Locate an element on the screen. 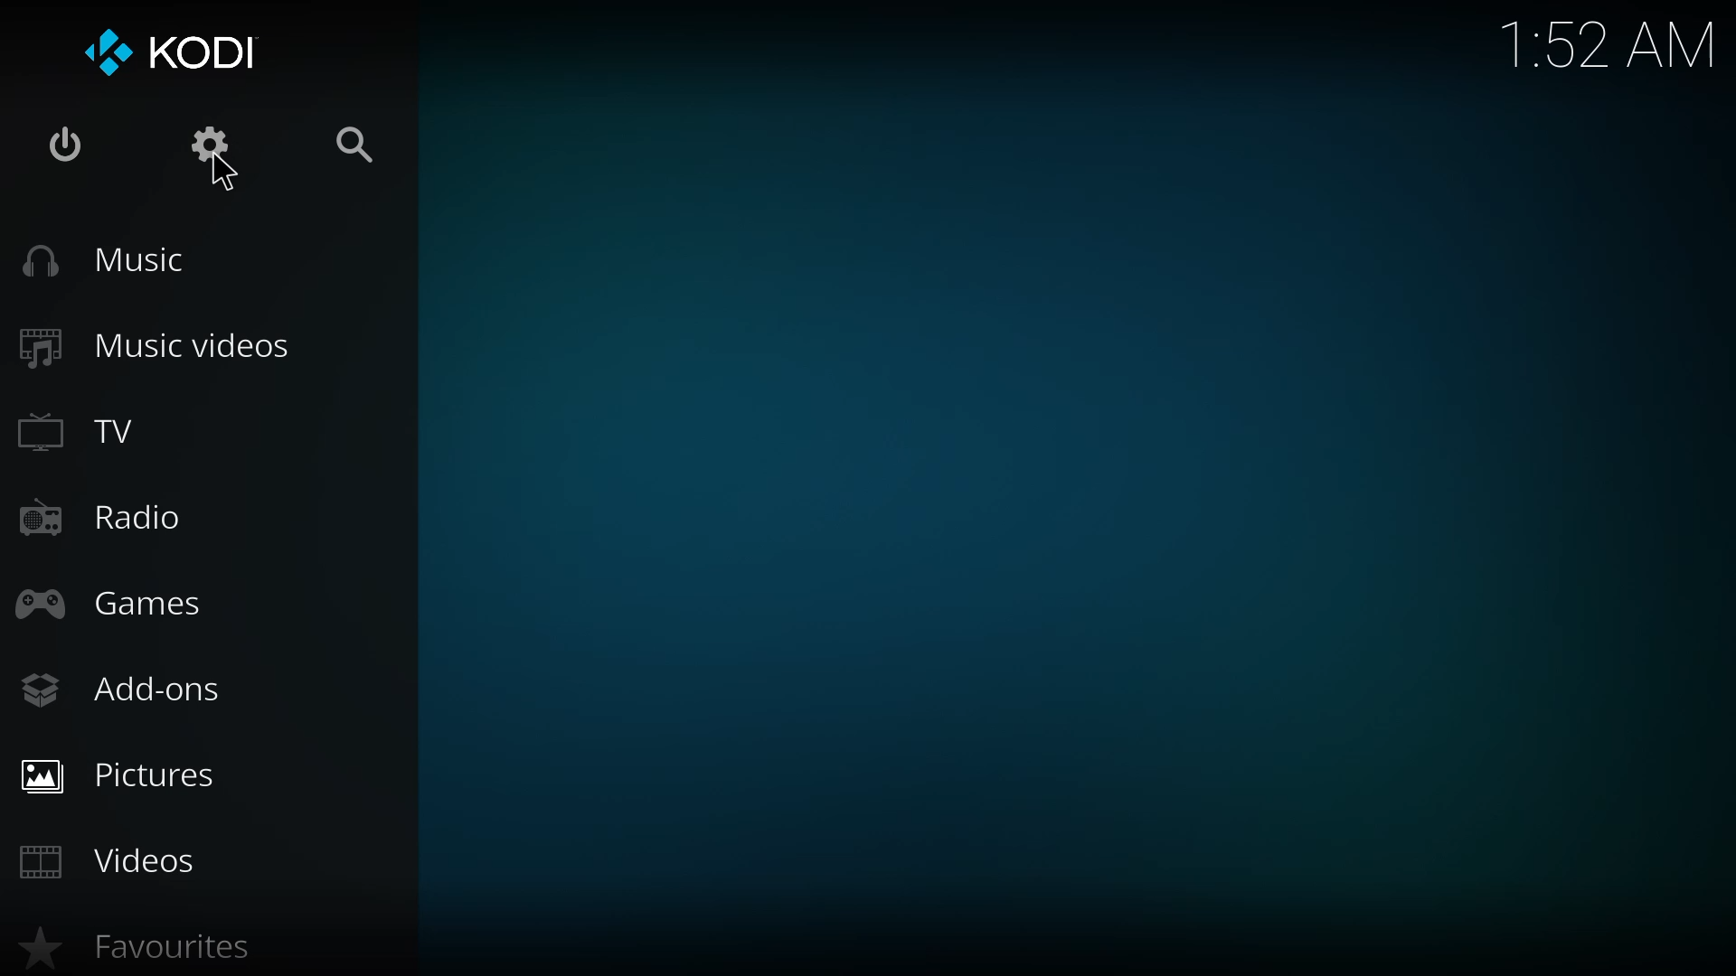 The height and width of the screenshot is (976, 1736). settings is located at coordinates (214, 147).